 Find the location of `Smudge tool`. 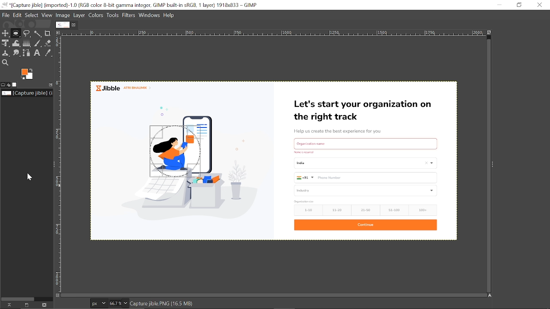

Smudge tool is located at coordinates (17, 53).